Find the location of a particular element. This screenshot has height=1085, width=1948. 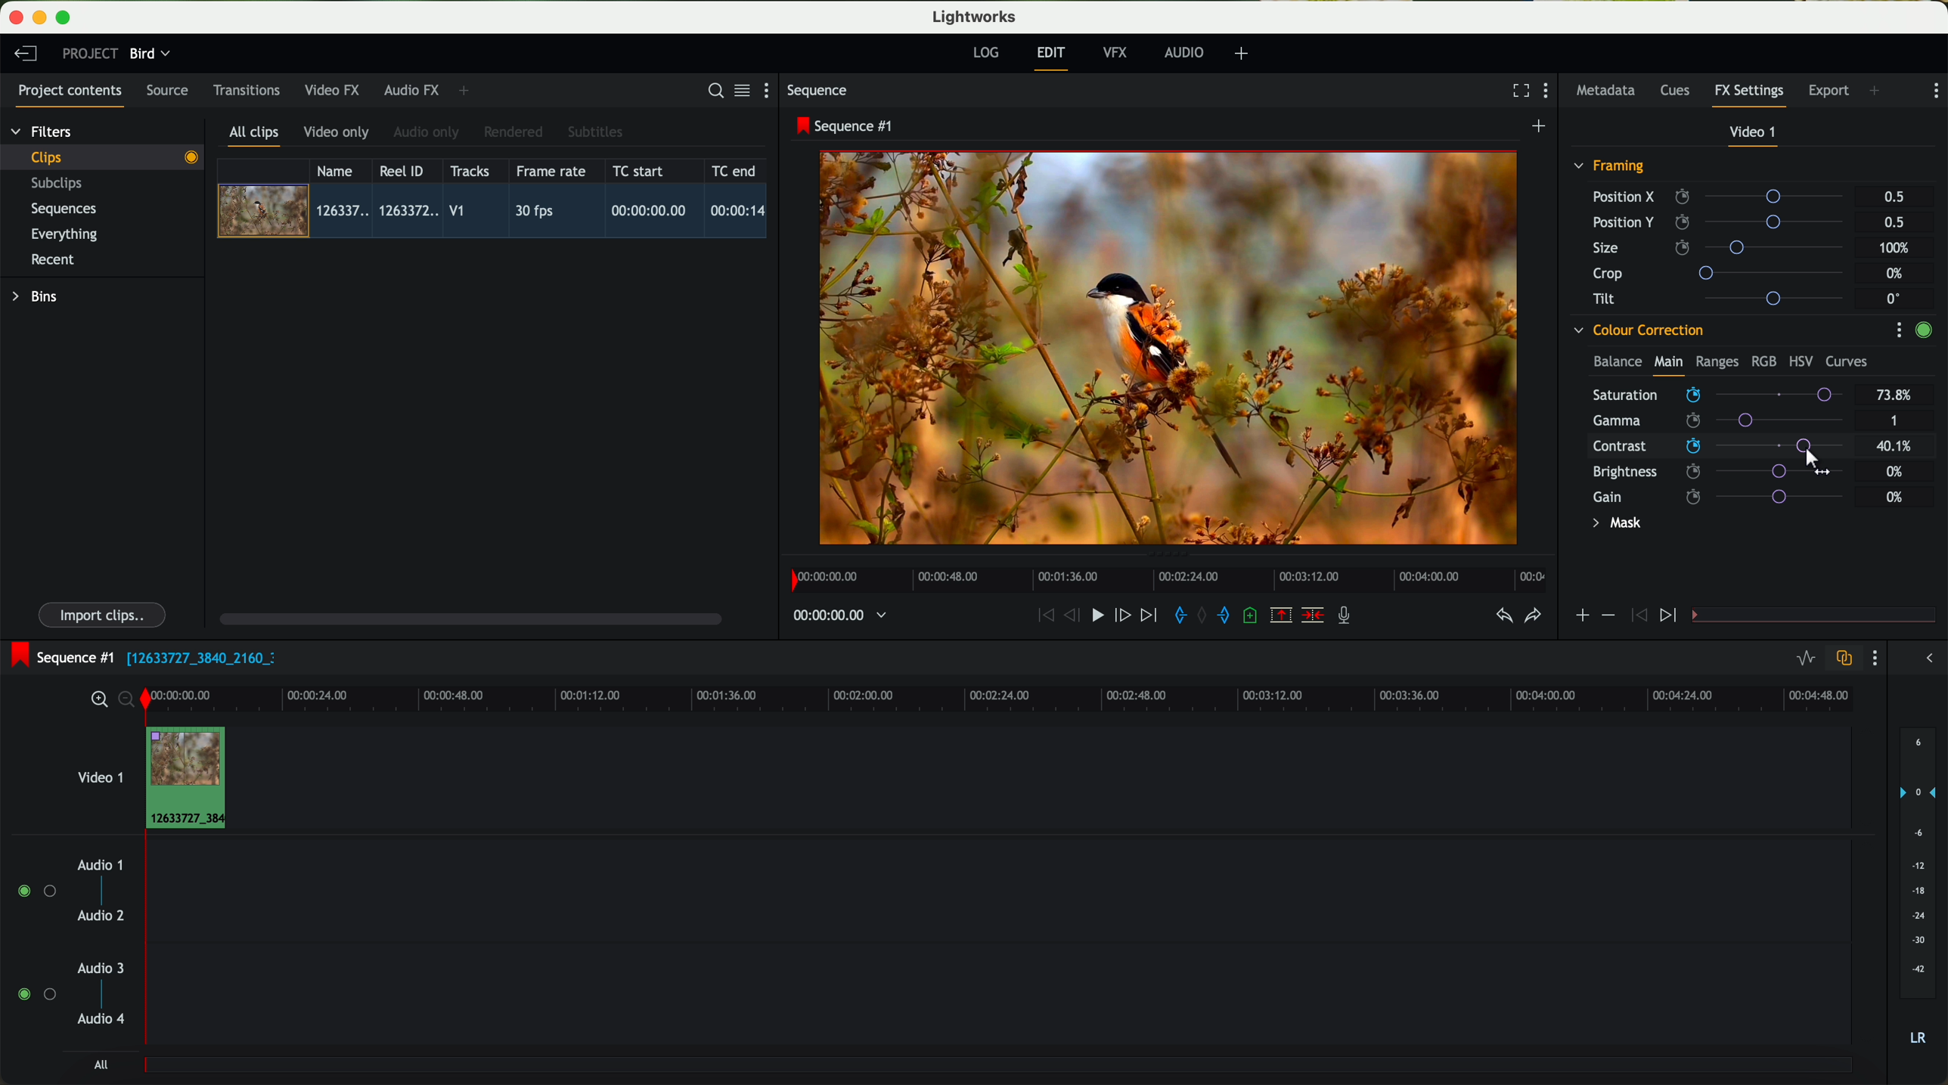

0.5 is located at coordinates (1894, 197).